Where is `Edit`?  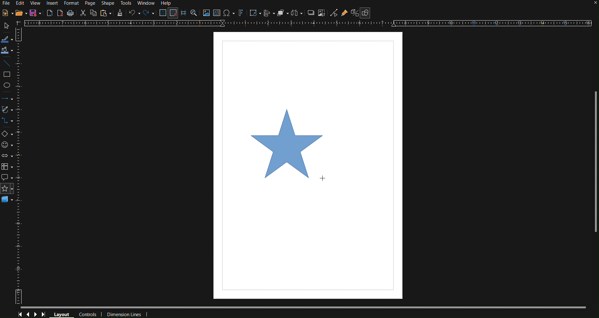 Edit is located at coordinates (22, 4).